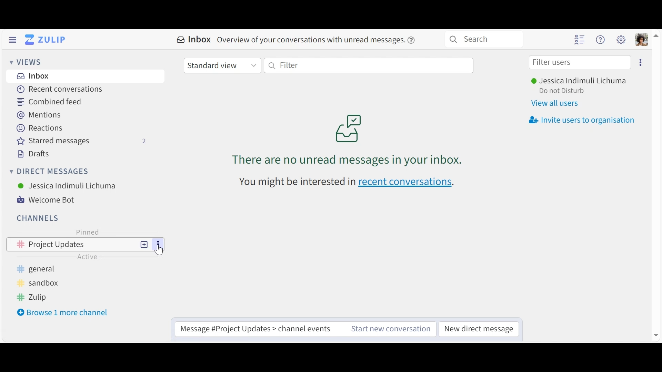 This screenshot has height=372, width=662. What do you see at coordinates (88, 256) in the screenshot?
I see `Active` at bounding box center [88, 256].